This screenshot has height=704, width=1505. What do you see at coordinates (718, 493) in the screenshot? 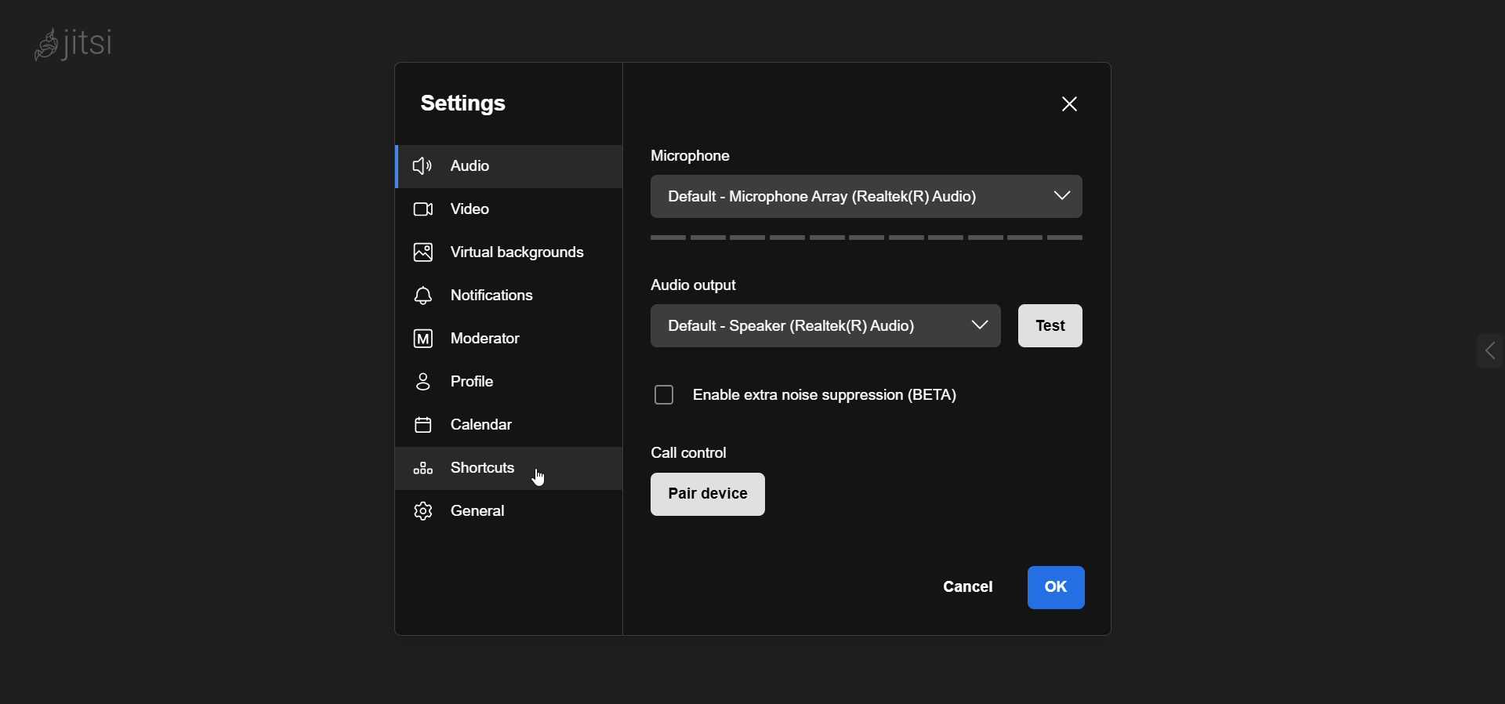
I see `pair device` at bounding box center [718, 493].